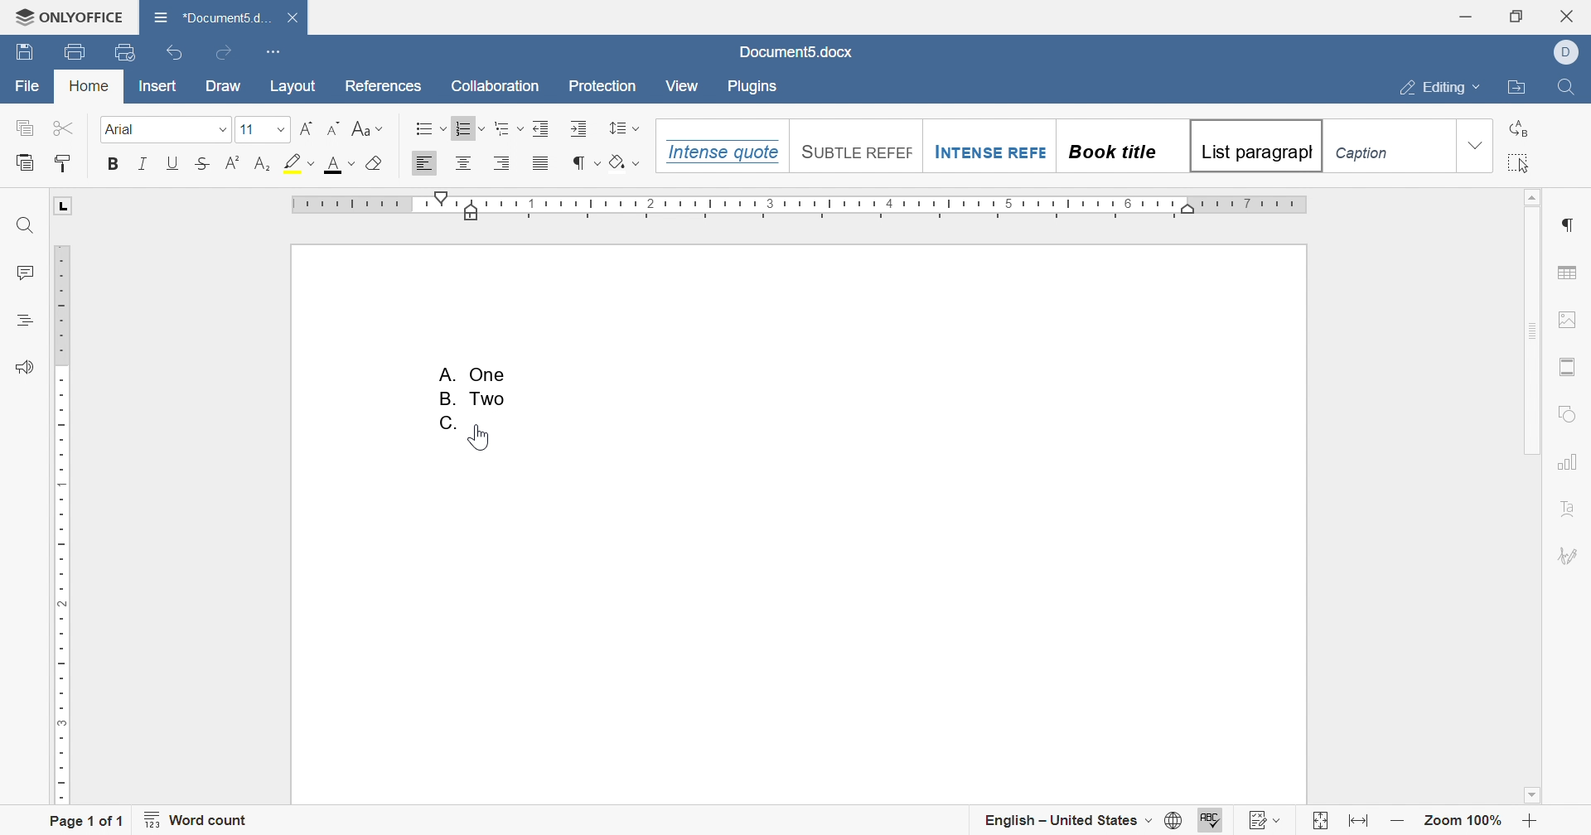 The width and height of the screenshot is (1591, 835). Describe the element at coordinates (63, 126) in the screenshot. I see `cut` at that location.